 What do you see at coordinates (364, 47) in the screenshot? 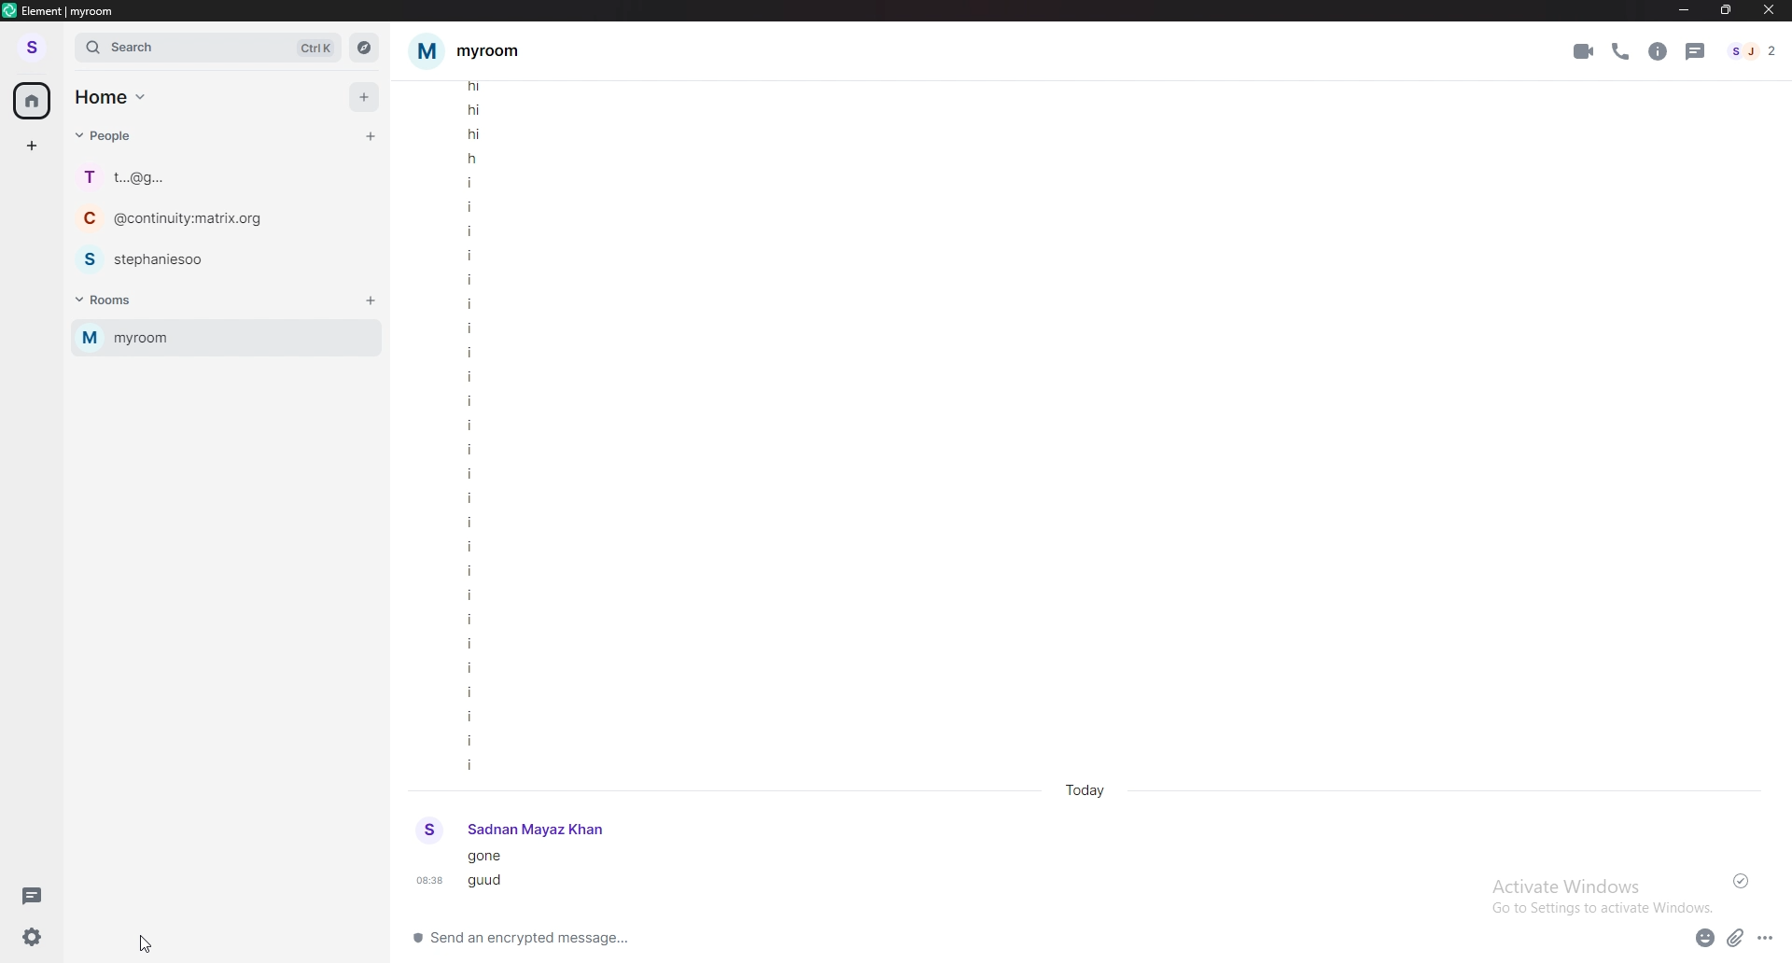
I see `explore` at bounding box center [364, 47].